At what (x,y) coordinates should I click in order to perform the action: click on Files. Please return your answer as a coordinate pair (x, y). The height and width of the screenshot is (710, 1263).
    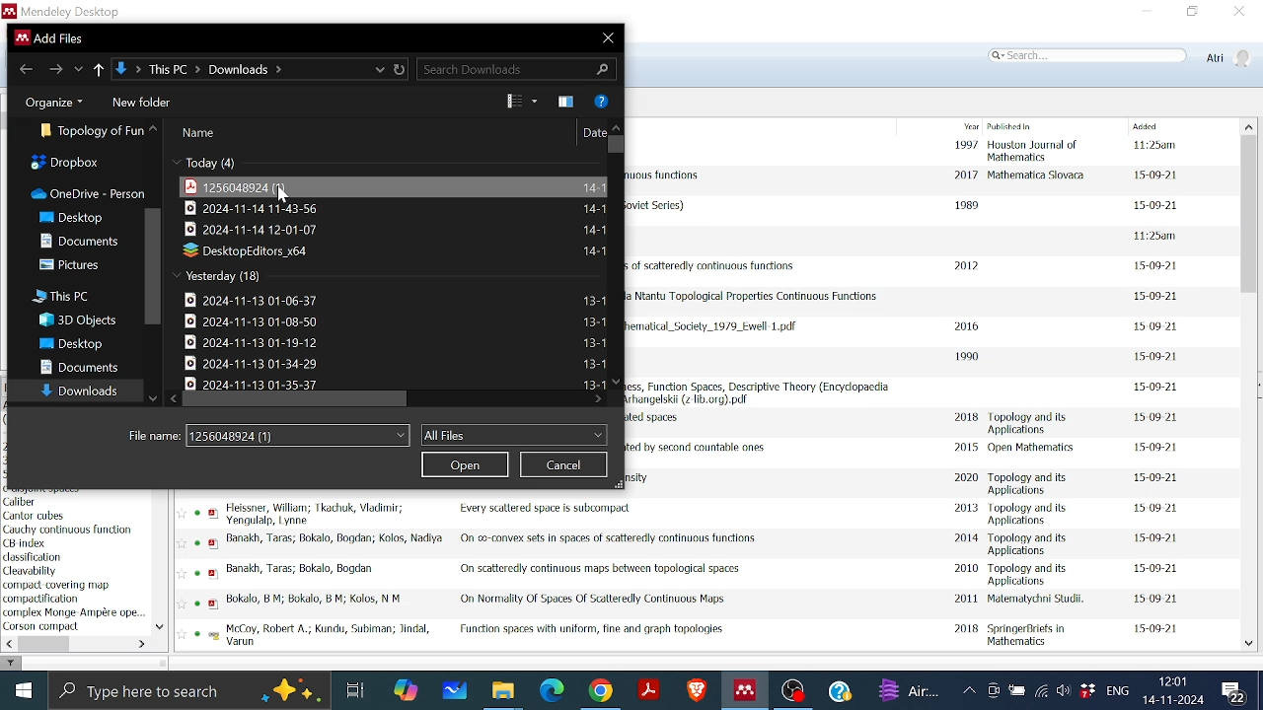
    Looking at the image, I should click on (504, 690).